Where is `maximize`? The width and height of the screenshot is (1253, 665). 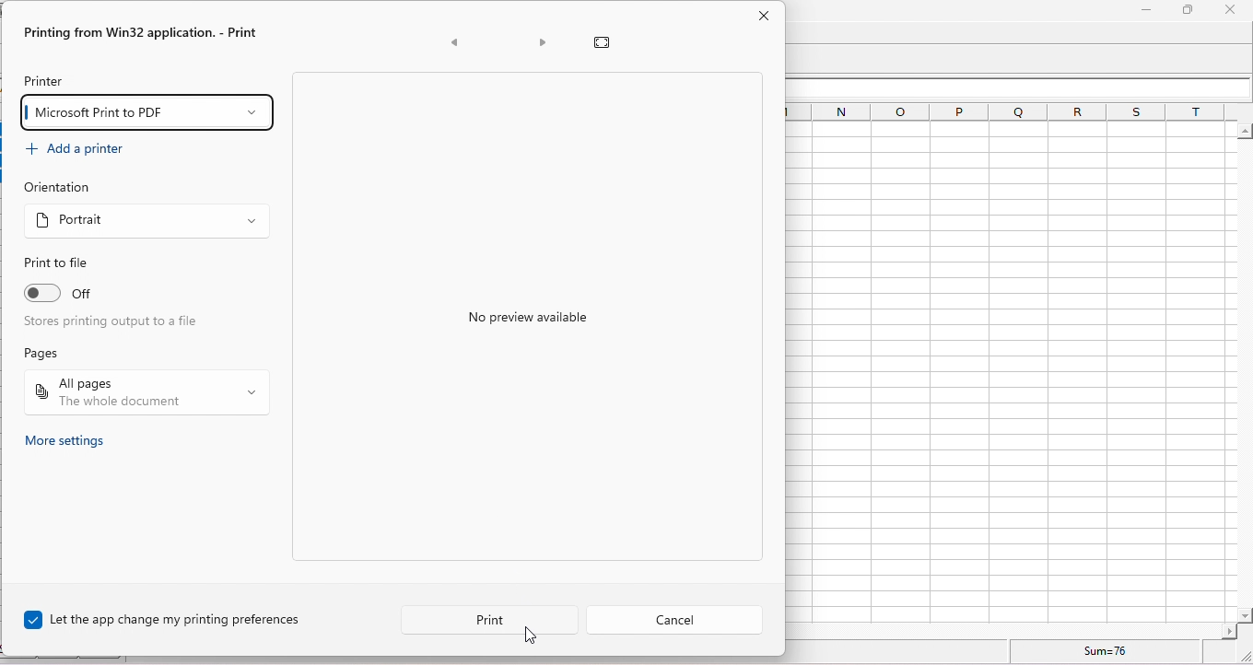
maximize is located at coordinates (1185, 10).